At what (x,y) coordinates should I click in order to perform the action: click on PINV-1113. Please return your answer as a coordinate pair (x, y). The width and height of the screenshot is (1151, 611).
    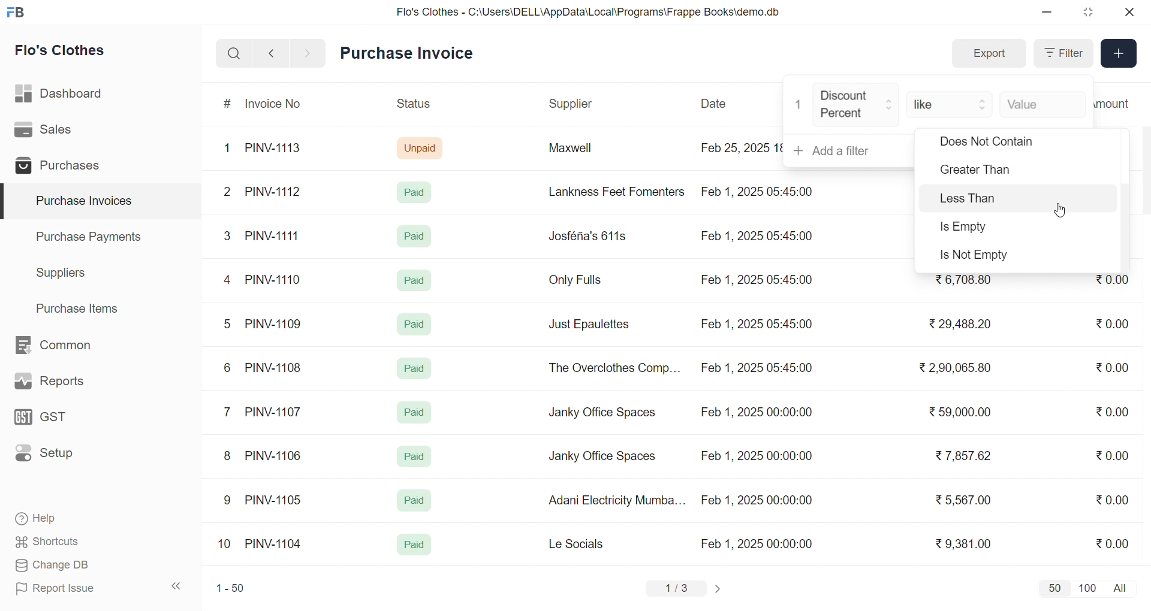
    Looking at the image, I should click on (278, 149).